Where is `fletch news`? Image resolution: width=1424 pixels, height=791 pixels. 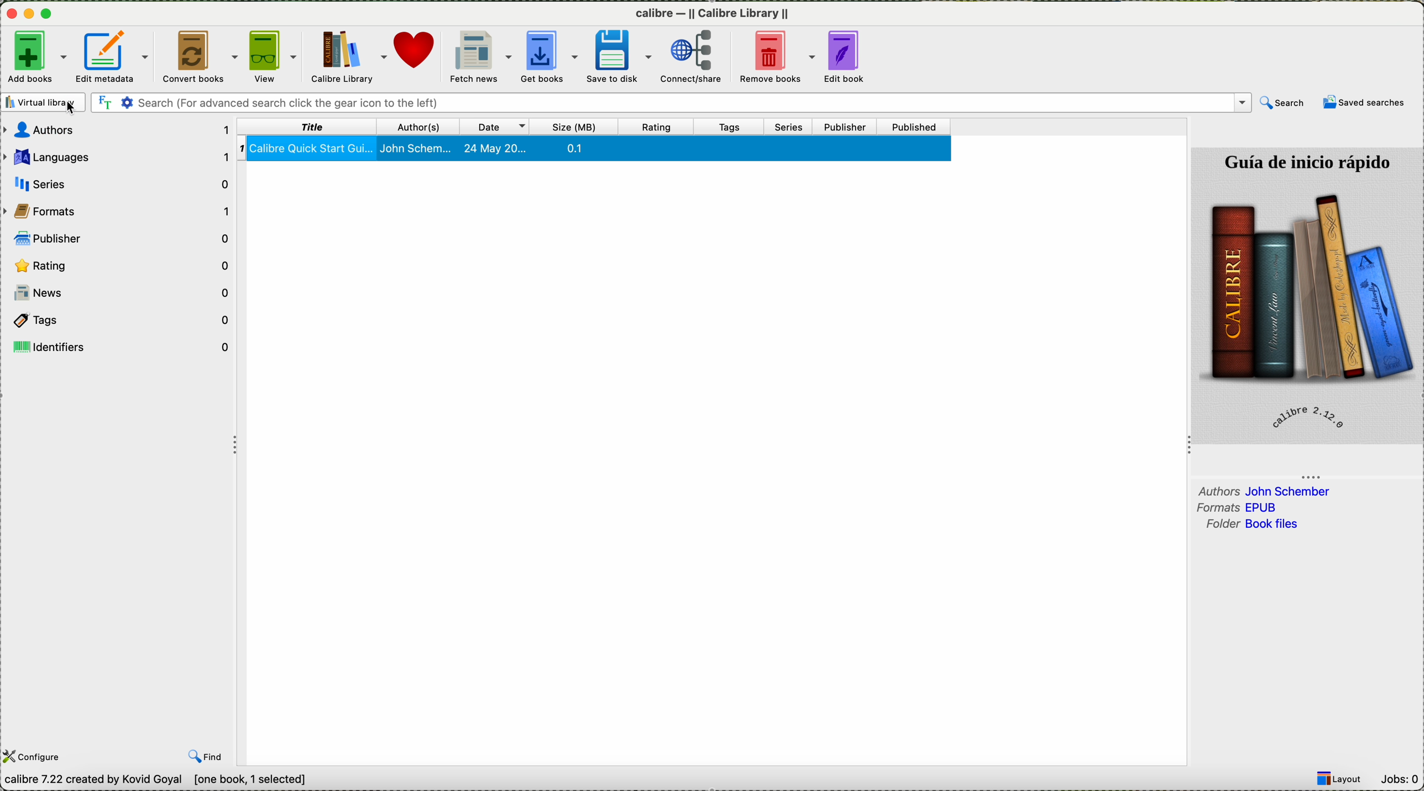 fletch news is located at coordinates (478, 56).